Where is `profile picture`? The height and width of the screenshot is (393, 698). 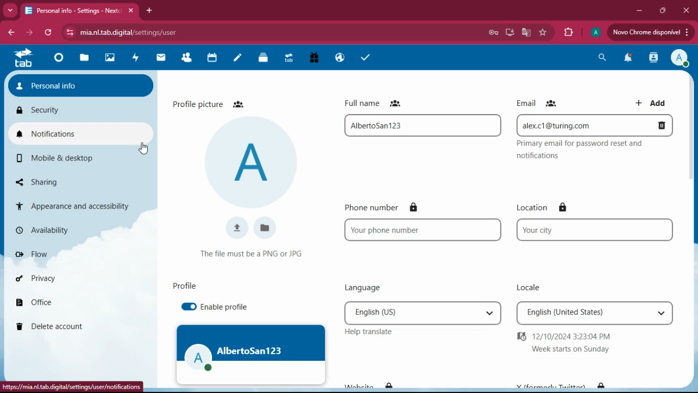 profile picture is located at coordinates (254, 163).